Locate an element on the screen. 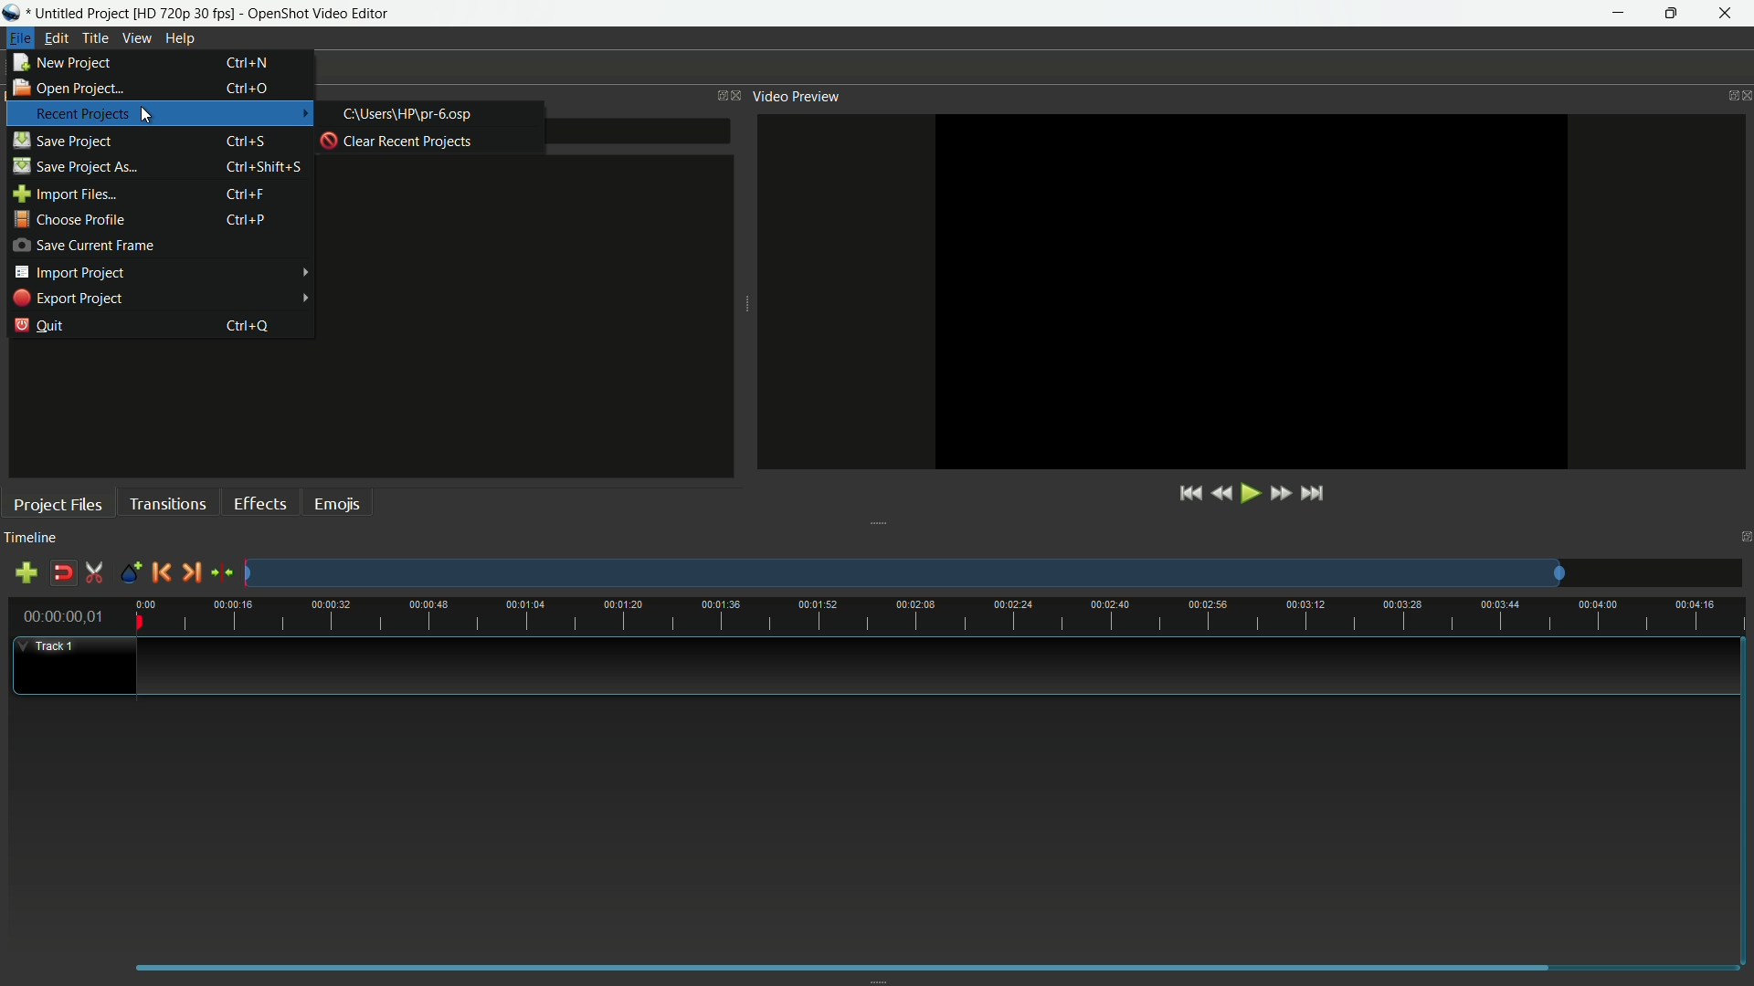  close app is located at coordinates (1728, 14).